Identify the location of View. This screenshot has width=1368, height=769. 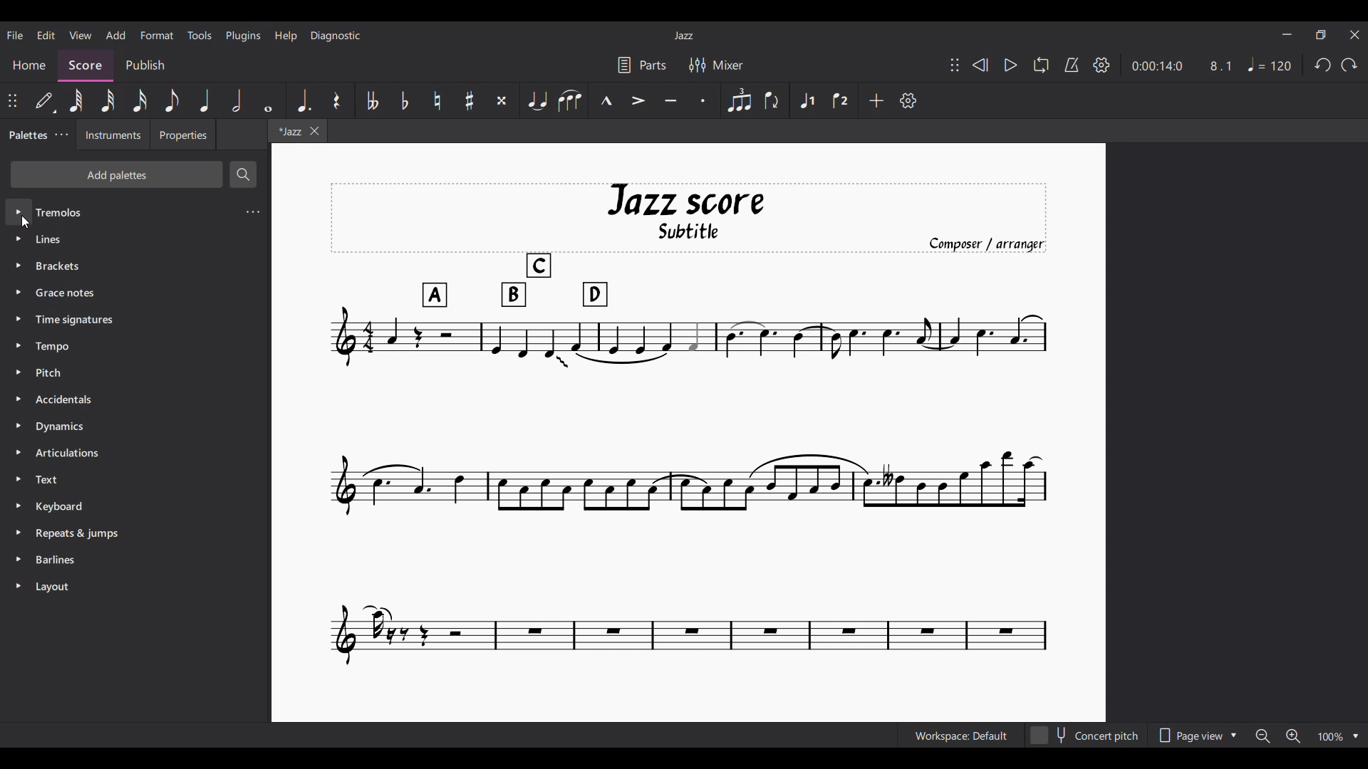
(81, 35).